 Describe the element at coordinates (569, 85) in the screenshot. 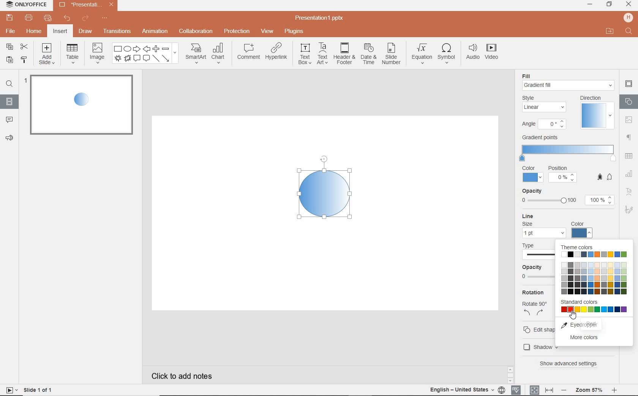

I see `gradient fill` at that location.